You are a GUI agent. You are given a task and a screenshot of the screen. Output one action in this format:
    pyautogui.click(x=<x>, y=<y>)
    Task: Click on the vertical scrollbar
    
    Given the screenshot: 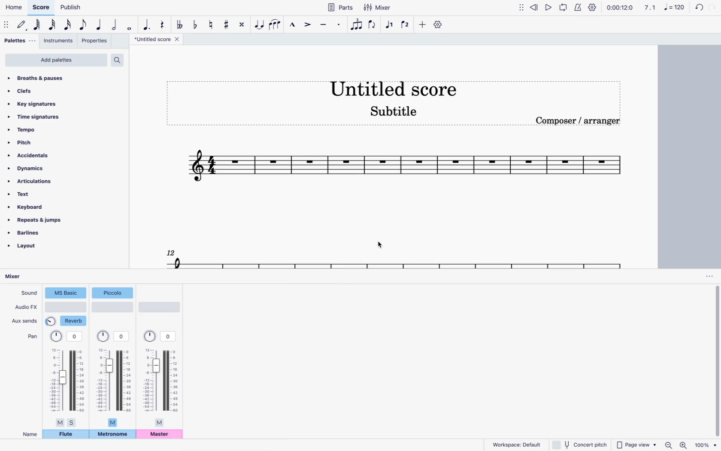 What is the action you would take?
    pyautogui.click(x=715, y=362)
    